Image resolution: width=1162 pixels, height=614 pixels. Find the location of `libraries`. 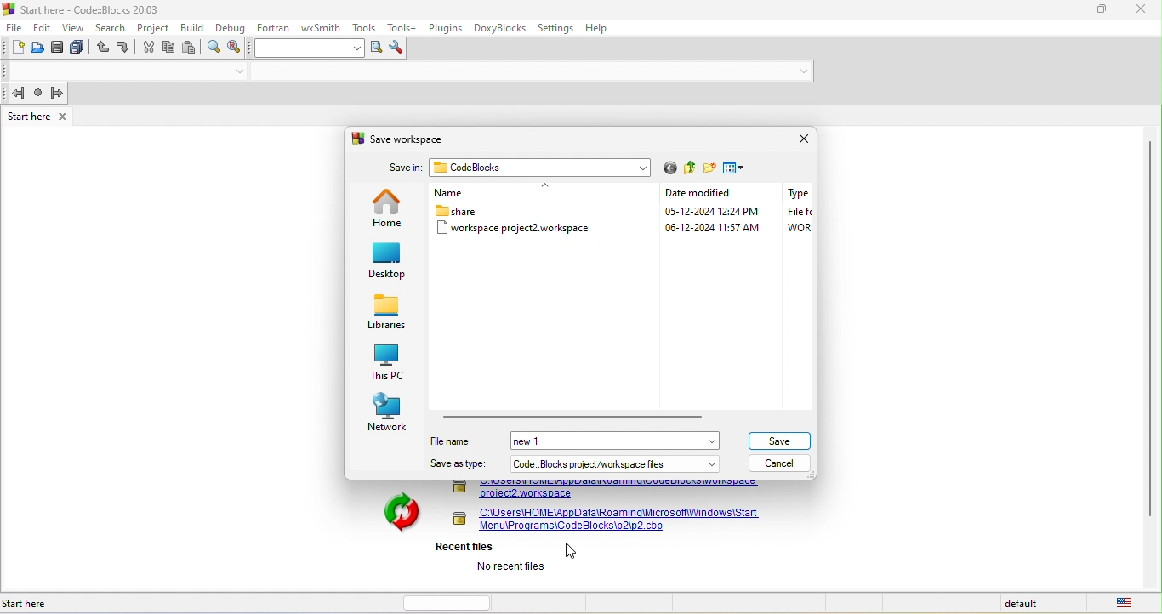

libraries is located at coordinates (387, 314).